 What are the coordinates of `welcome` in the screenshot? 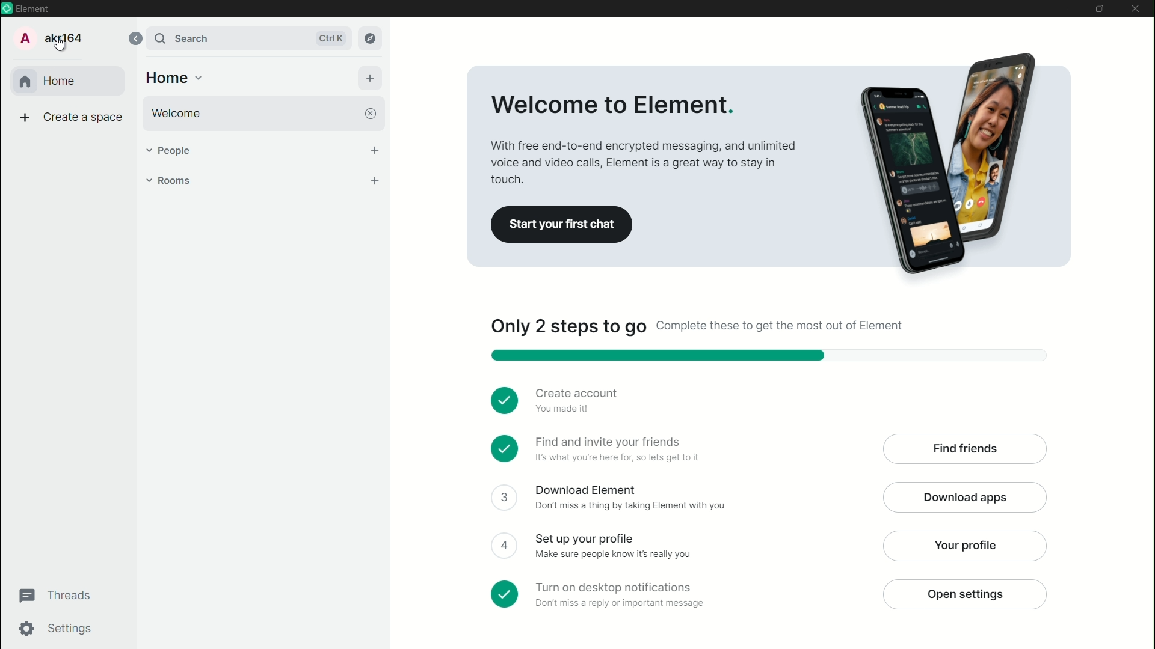 It's located at (246, 114).